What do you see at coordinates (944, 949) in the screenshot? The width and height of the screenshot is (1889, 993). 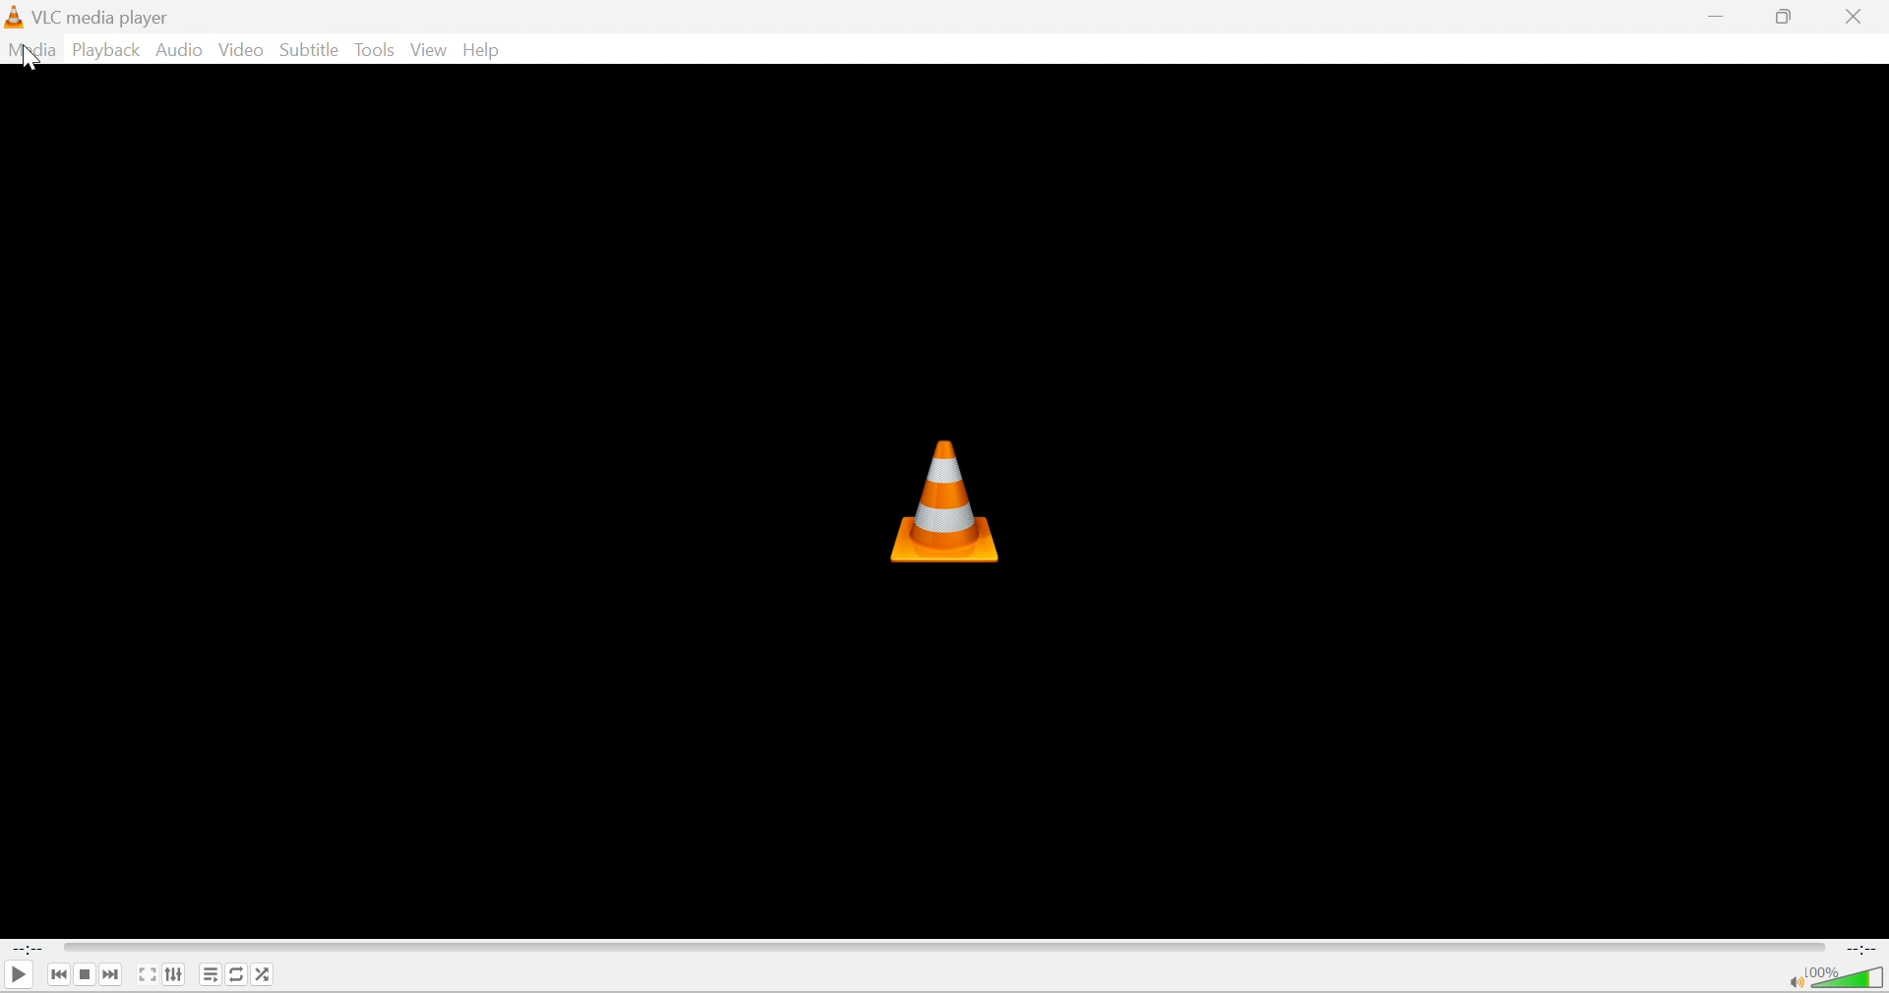 I see `Progress bar` at bounding box center [944, 949].